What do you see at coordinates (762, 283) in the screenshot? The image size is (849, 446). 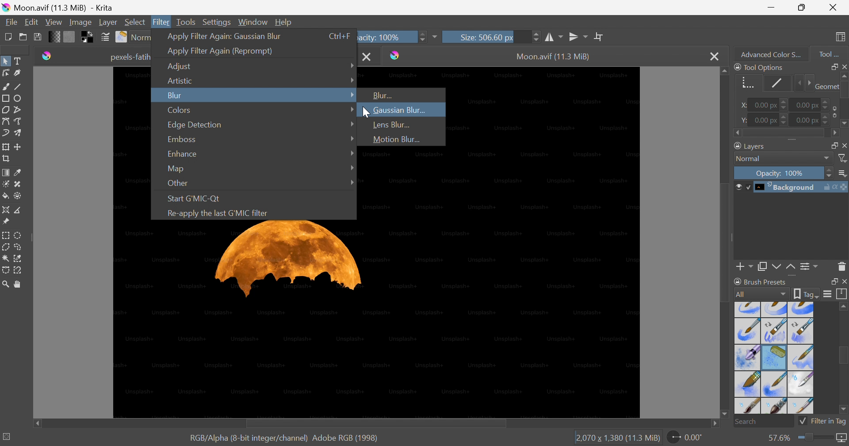 I see `Brush presets` at bounding box center [762, 283].